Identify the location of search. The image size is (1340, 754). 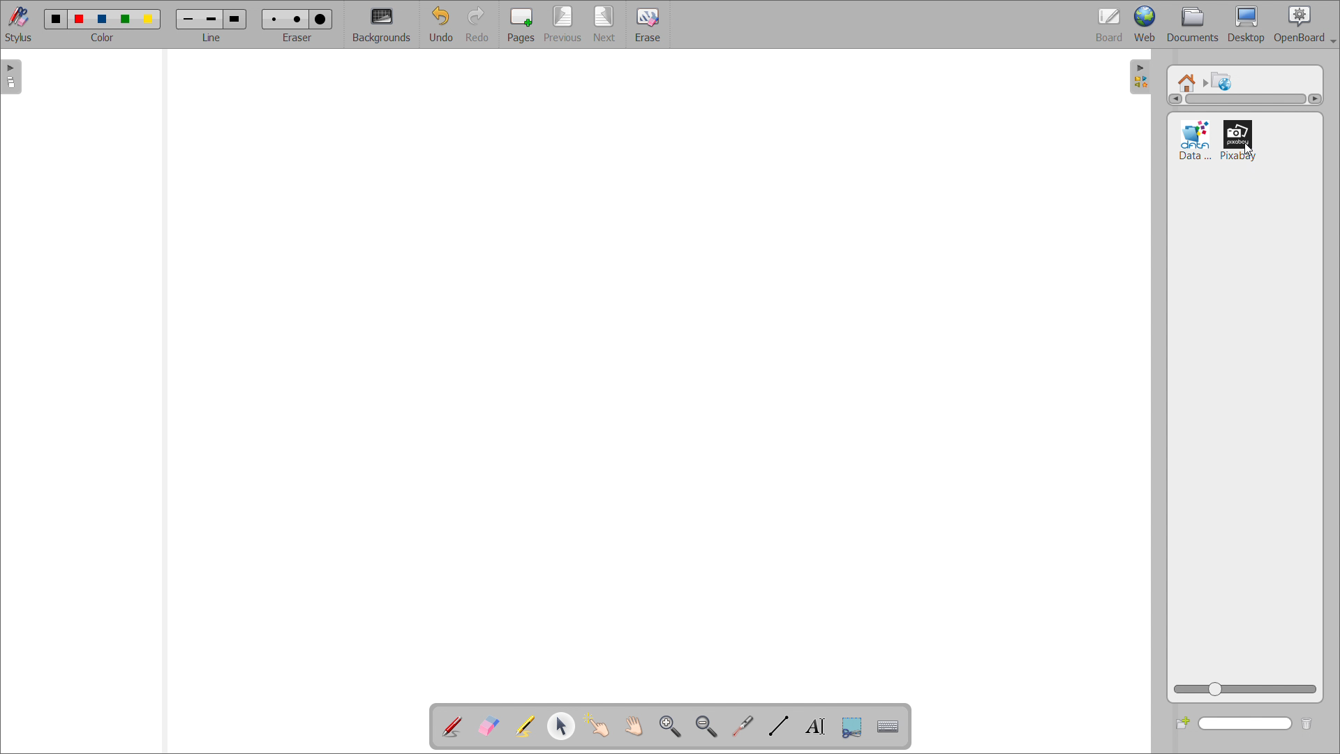
(1246, 724).